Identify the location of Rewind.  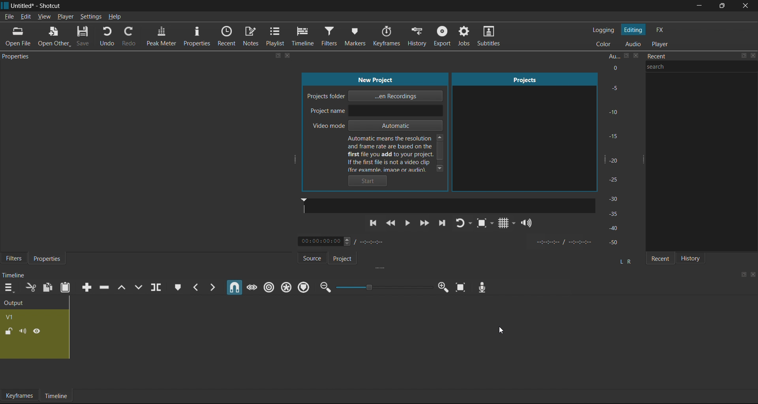
(392, 224).